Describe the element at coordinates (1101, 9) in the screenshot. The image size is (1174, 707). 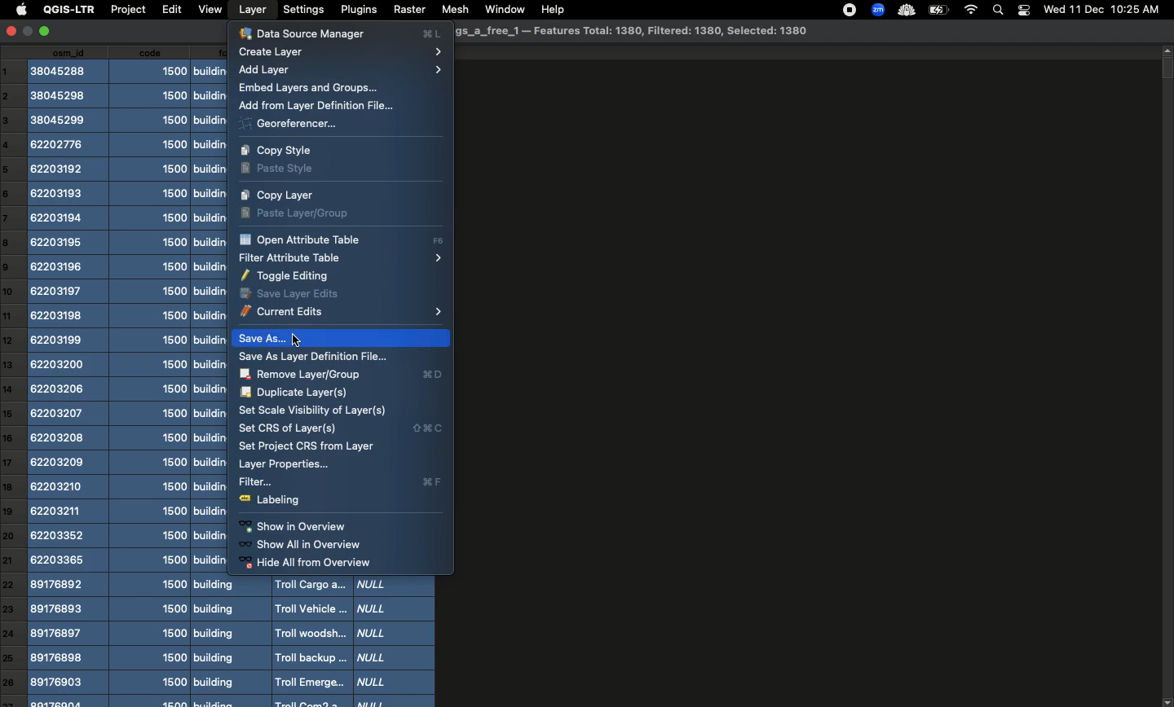
I see `Date time` at that location.